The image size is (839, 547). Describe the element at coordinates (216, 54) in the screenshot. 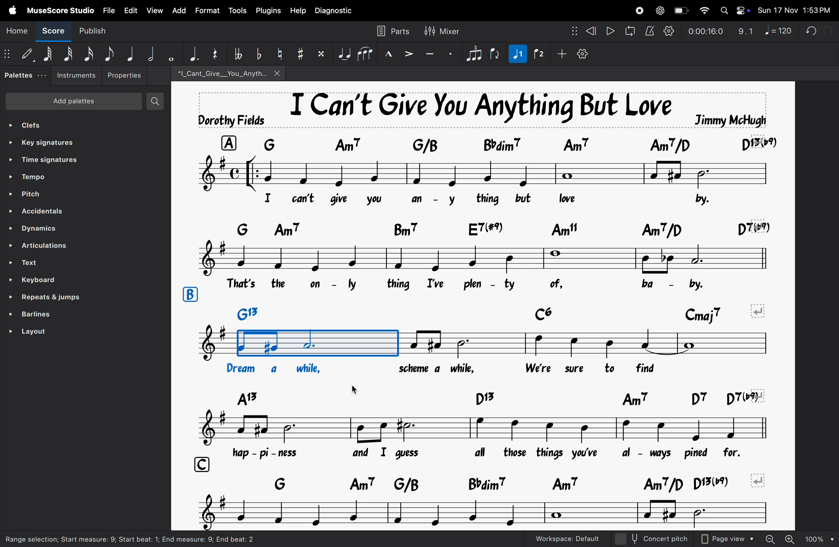

I see `reser ` at that location.